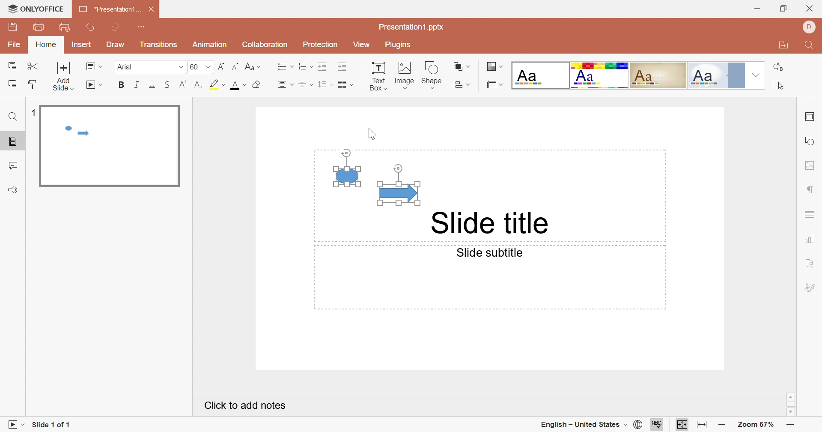 The width and height of the screenshot is (822, 432). I want to click on Highlight color, so click(219, 85).